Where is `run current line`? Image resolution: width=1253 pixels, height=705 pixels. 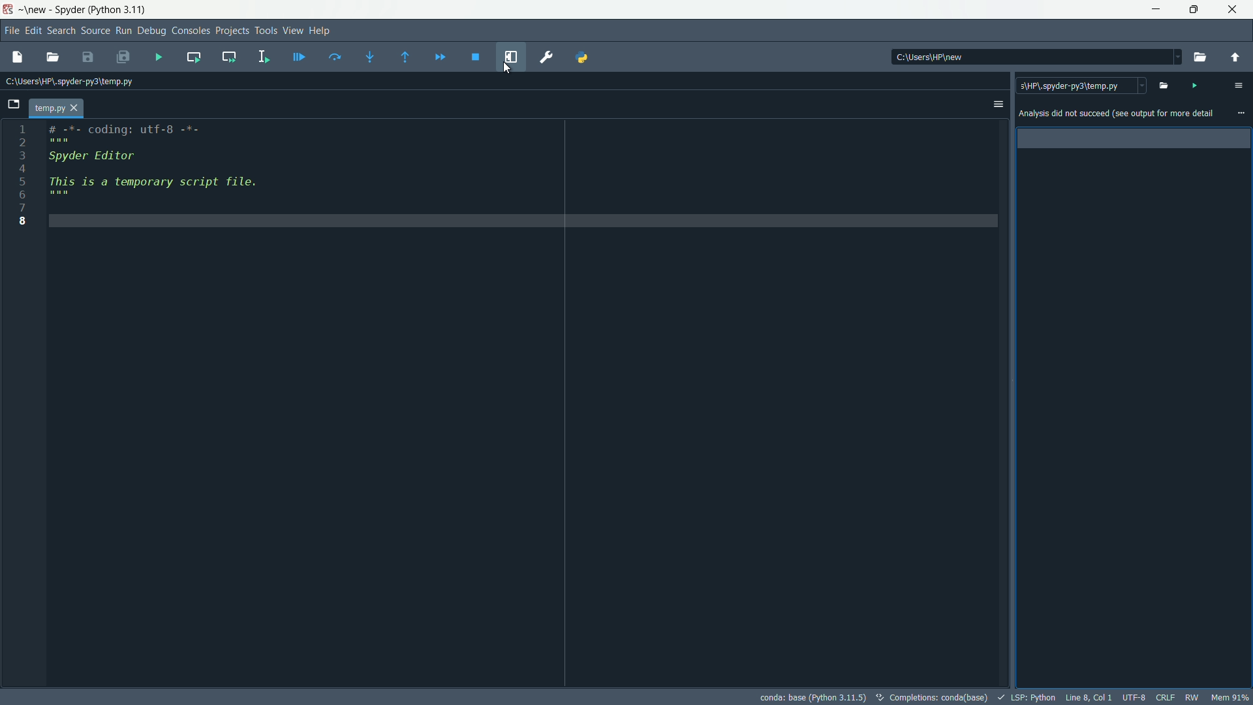
run current line is located at coordinates (337, 56).